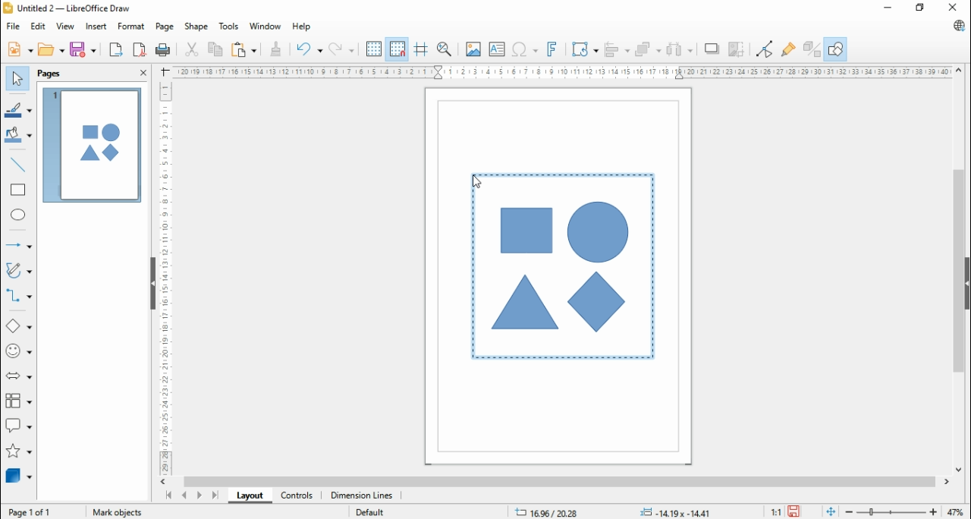  I want to click on show gluepoint function, so click(787, 49).